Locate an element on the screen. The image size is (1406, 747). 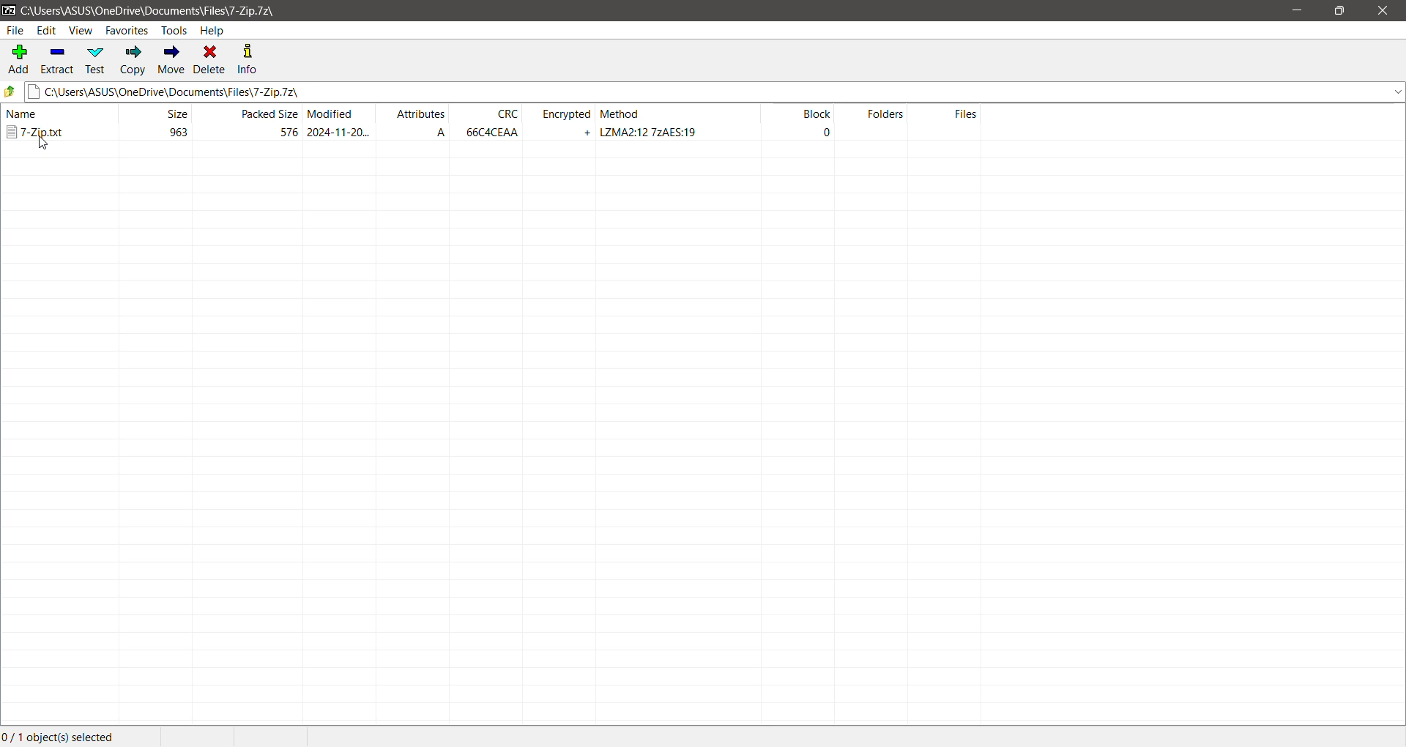
Password protected archive file is located at coordinates (51, 124).